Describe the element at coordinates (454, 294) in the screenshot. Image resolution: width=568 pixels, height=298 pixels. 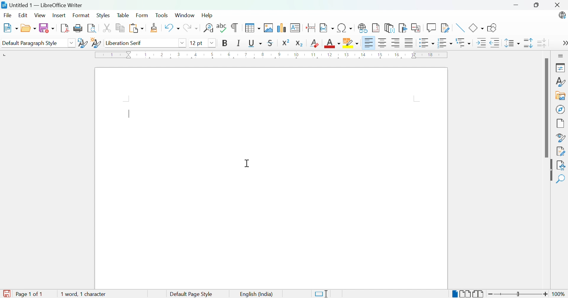
I see `Single-page view` at that location.